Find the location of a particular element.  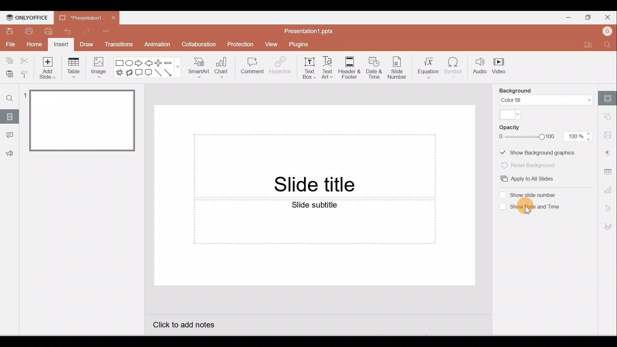

Quick print is located at coordinates (49, 31).